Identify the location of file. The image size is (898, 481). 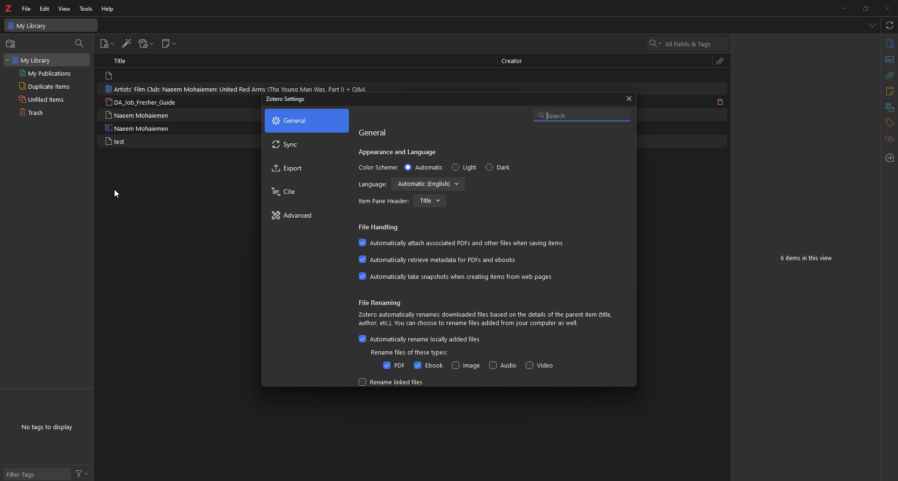
(26, 8).